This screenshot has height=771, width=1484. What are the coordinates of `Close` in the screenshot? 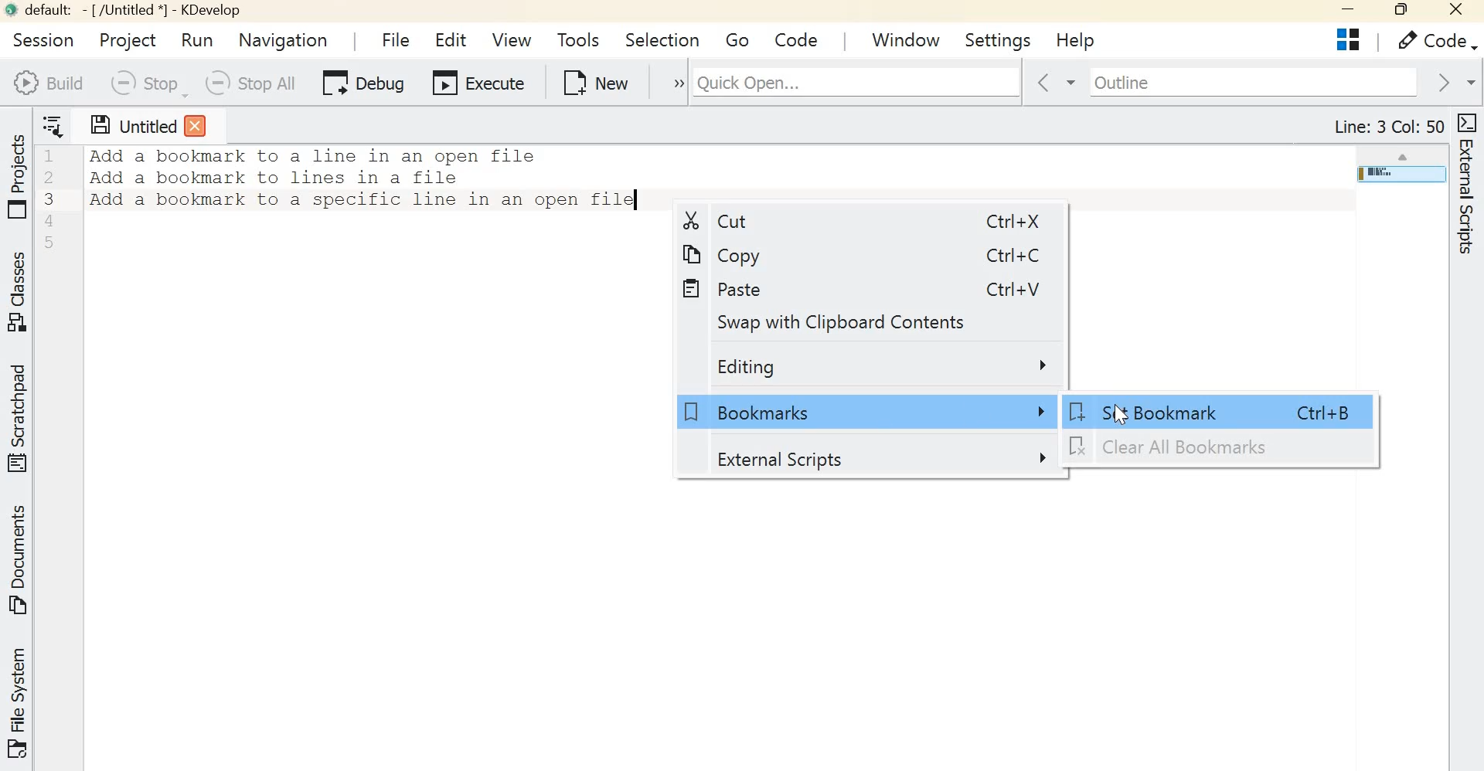 It's located at (1458, 12).